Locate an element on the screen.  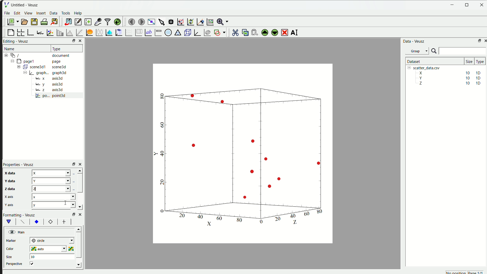
font is located at coordinates (22, 222).